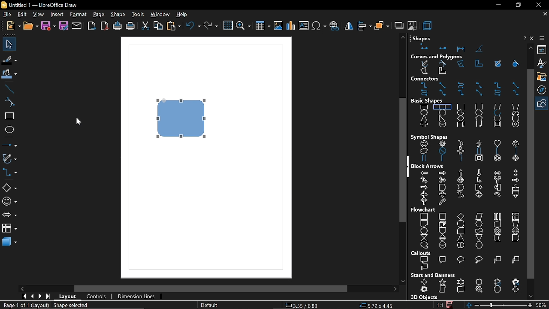 The width and height of the screenshot is (549, 309). What do you see at coordinates (119, 15) in the screenshot?
I see `shape` at bounding box center [119, 15].